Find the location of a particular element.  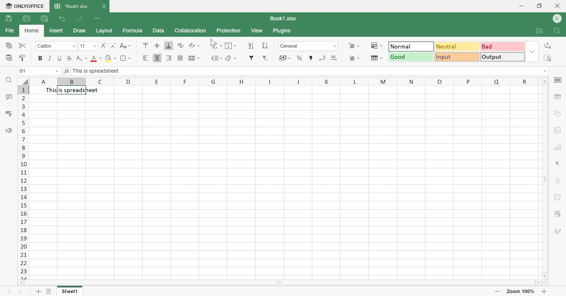

Feedback & Support is located at coordinates (9, 130).